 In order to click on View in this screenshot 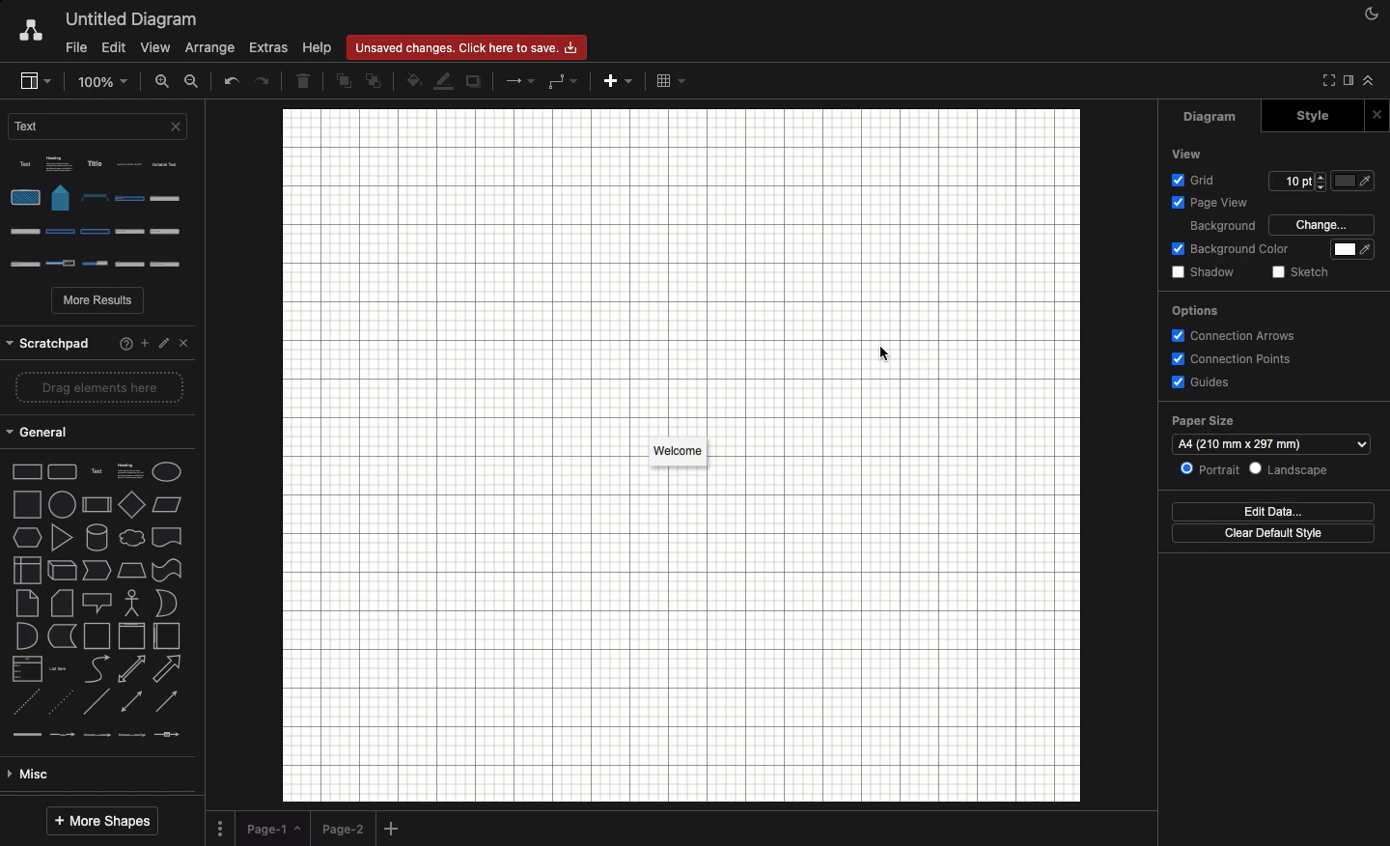, I will do `click(156, 49)`.